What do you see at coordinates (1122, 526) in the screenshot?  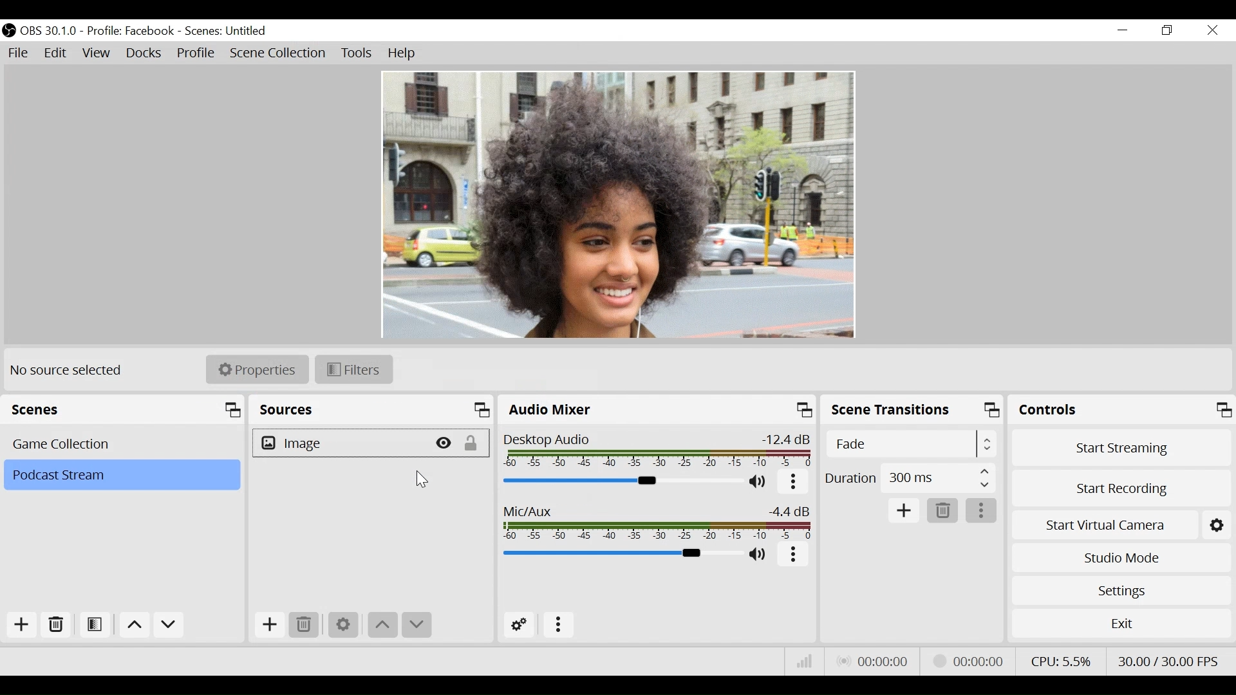 I see `Start Virtual Camera` at bounding box center [1122, 526].